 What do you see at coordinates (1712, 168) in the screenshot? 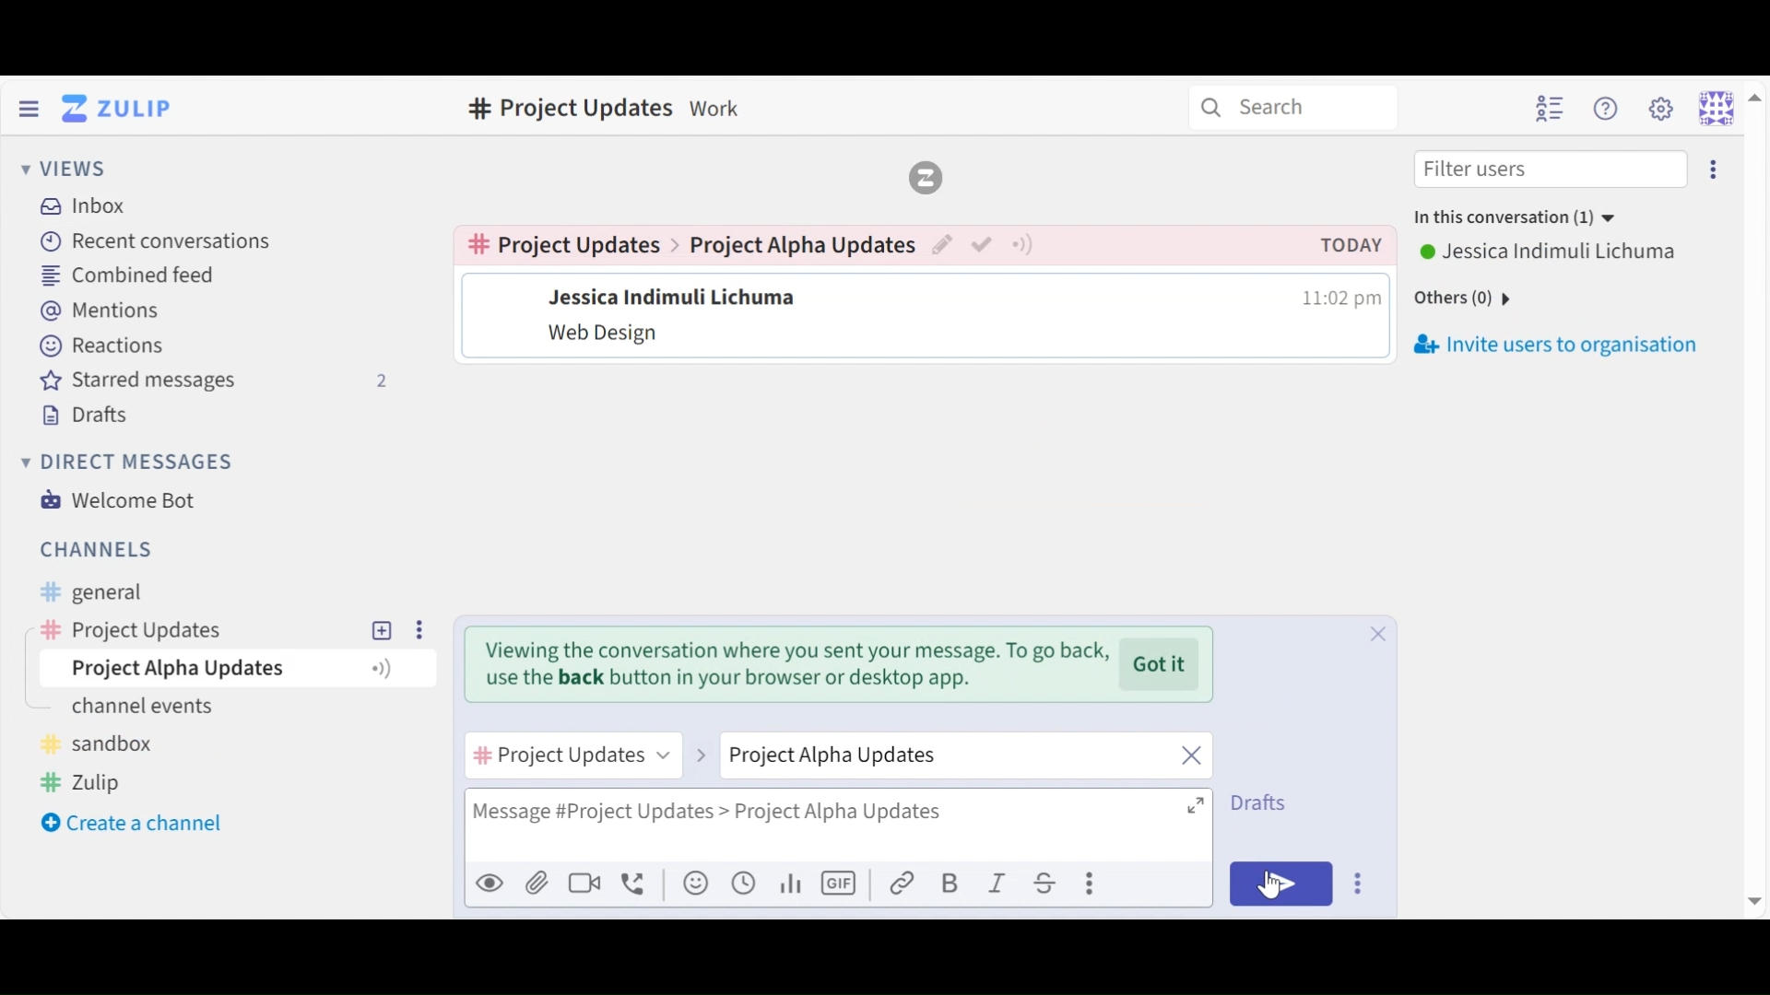
I see `Invite users too organisation` at bounding box center [1712, 168].